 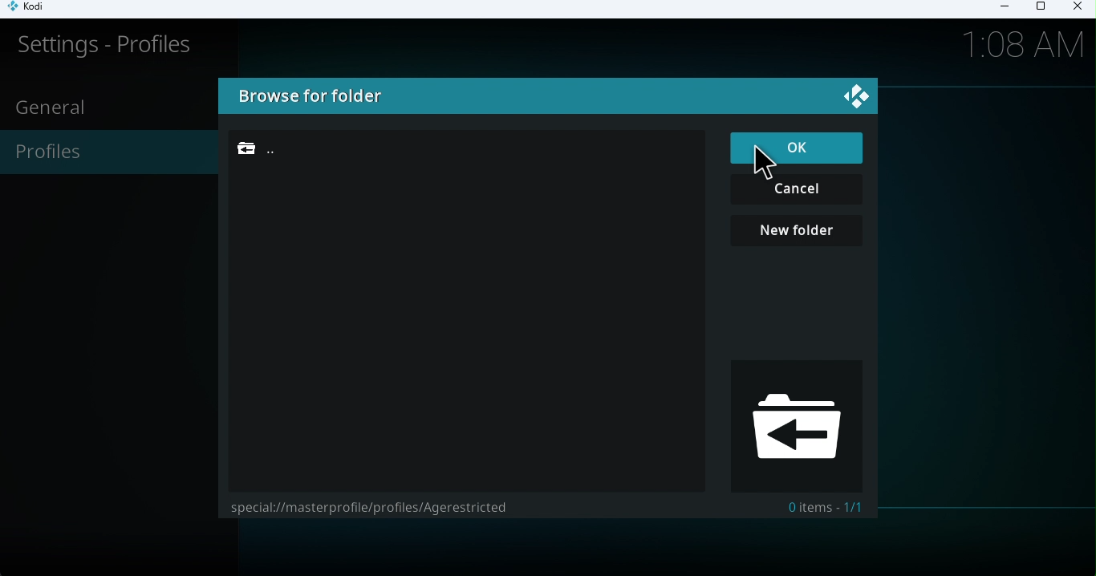 I want to click on Cancel, so click(x=794, y=192).